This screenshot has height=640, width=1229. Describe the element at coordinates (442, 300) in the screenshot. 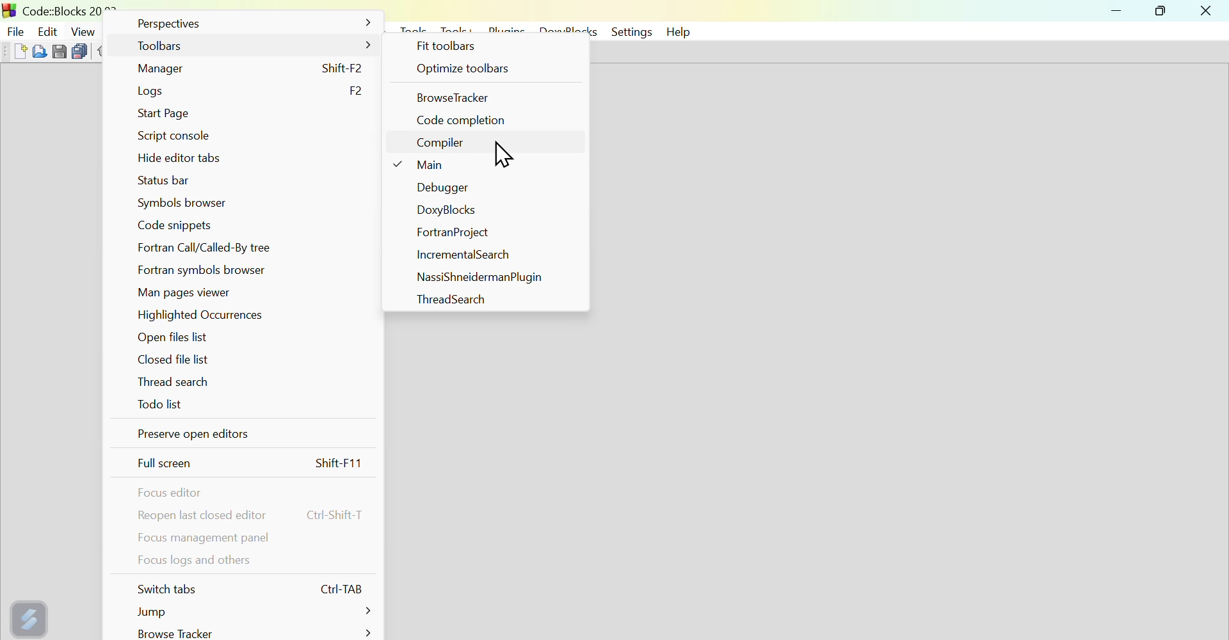

I see `Thread search` at that location.